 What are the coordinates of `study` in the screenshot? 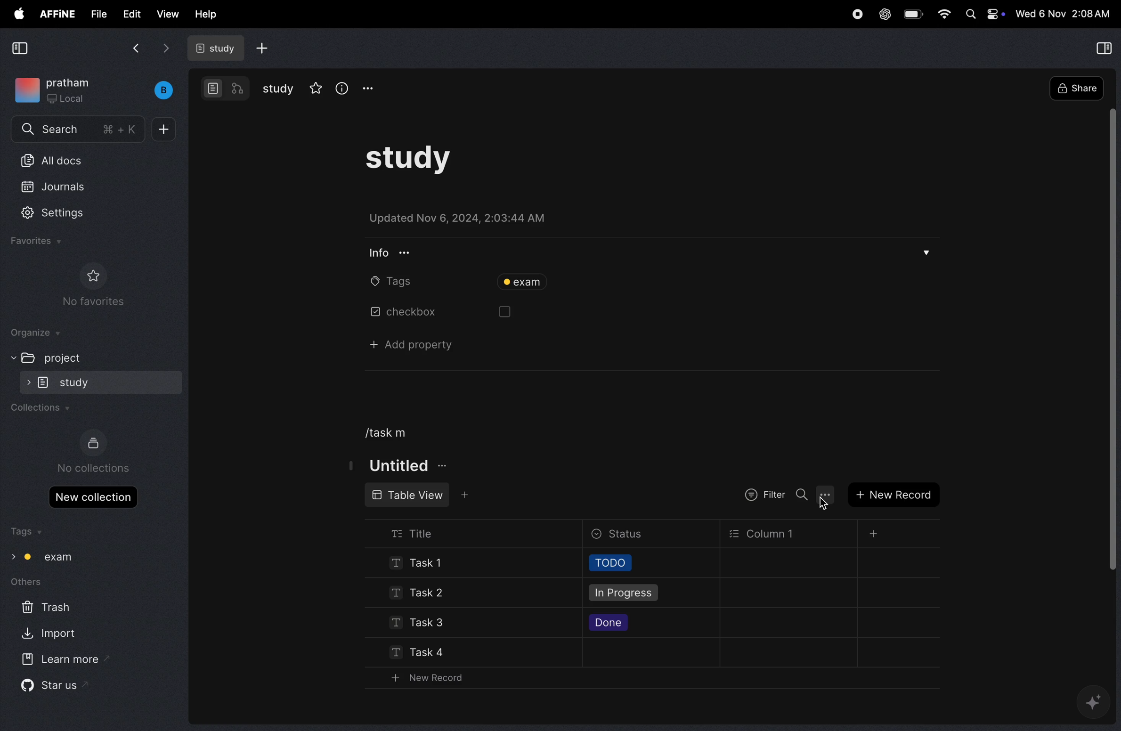 It's located at (276, 90).